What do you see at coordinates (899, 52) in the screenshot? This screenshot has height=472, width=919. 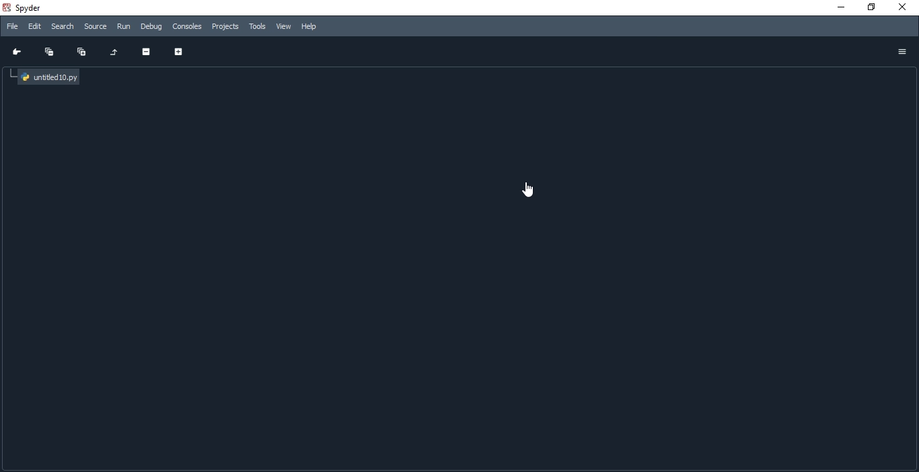 I see `Options` at bounding box center [899, 52].